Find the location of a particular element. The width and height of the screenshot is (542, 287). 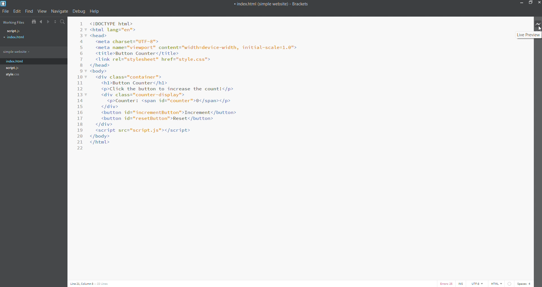

number of line is located at coordinates (79, 84).